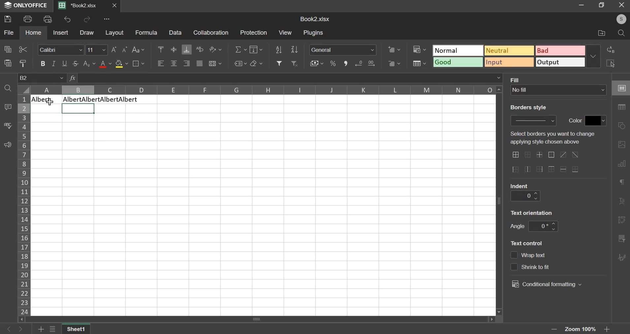 This screenshot has width=630, height=334. Describe the element at coordinates (623, 184) in the screenshot. I see `paragraph settings` at that location.